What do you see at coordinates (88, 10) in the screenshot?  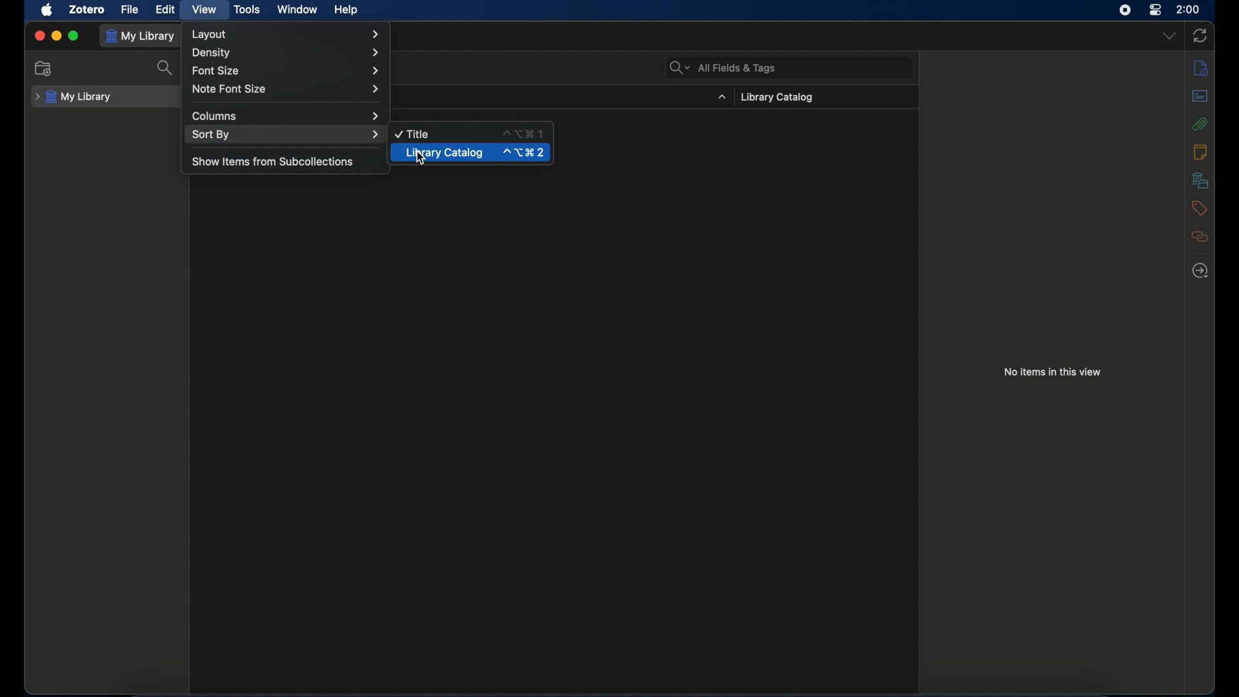 I see `zotero` at bounding box center [88, 10].